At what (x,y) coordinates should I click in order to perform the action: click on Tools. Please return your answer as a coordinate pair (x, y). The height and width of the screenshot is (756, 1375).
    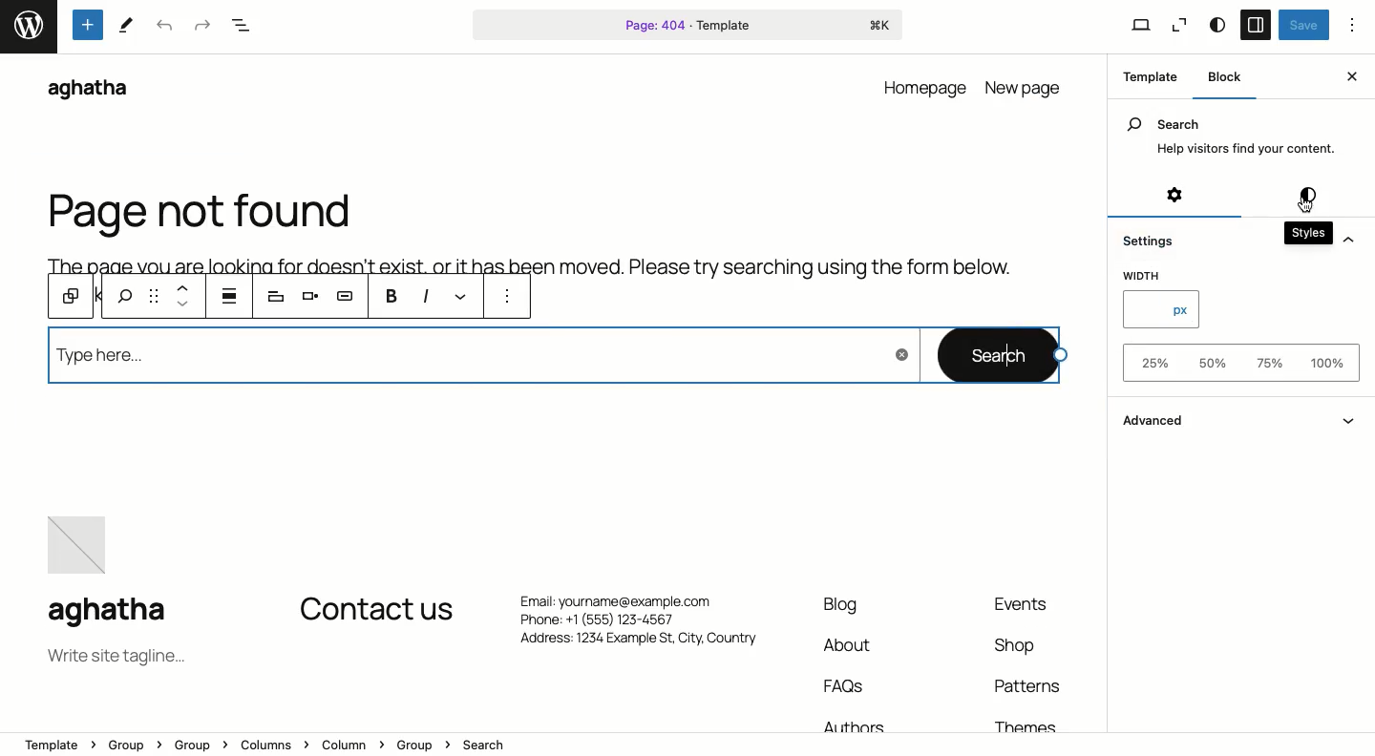
    Looking at the image, I should click on (89, 24).